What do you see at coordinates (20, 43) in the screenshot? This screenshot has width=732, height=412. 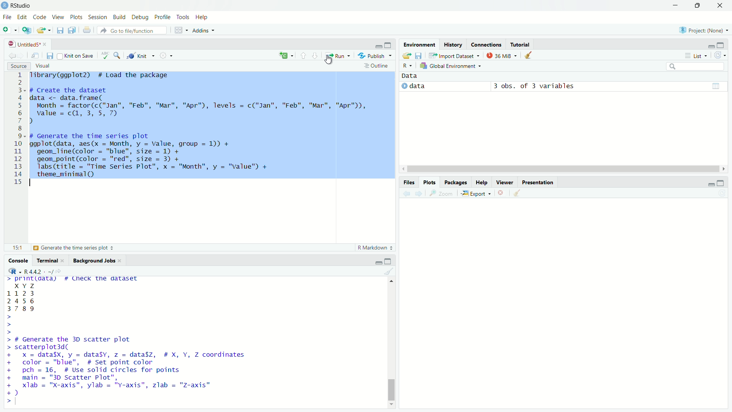 I see `untitled5` at bounding box center [20, 43].